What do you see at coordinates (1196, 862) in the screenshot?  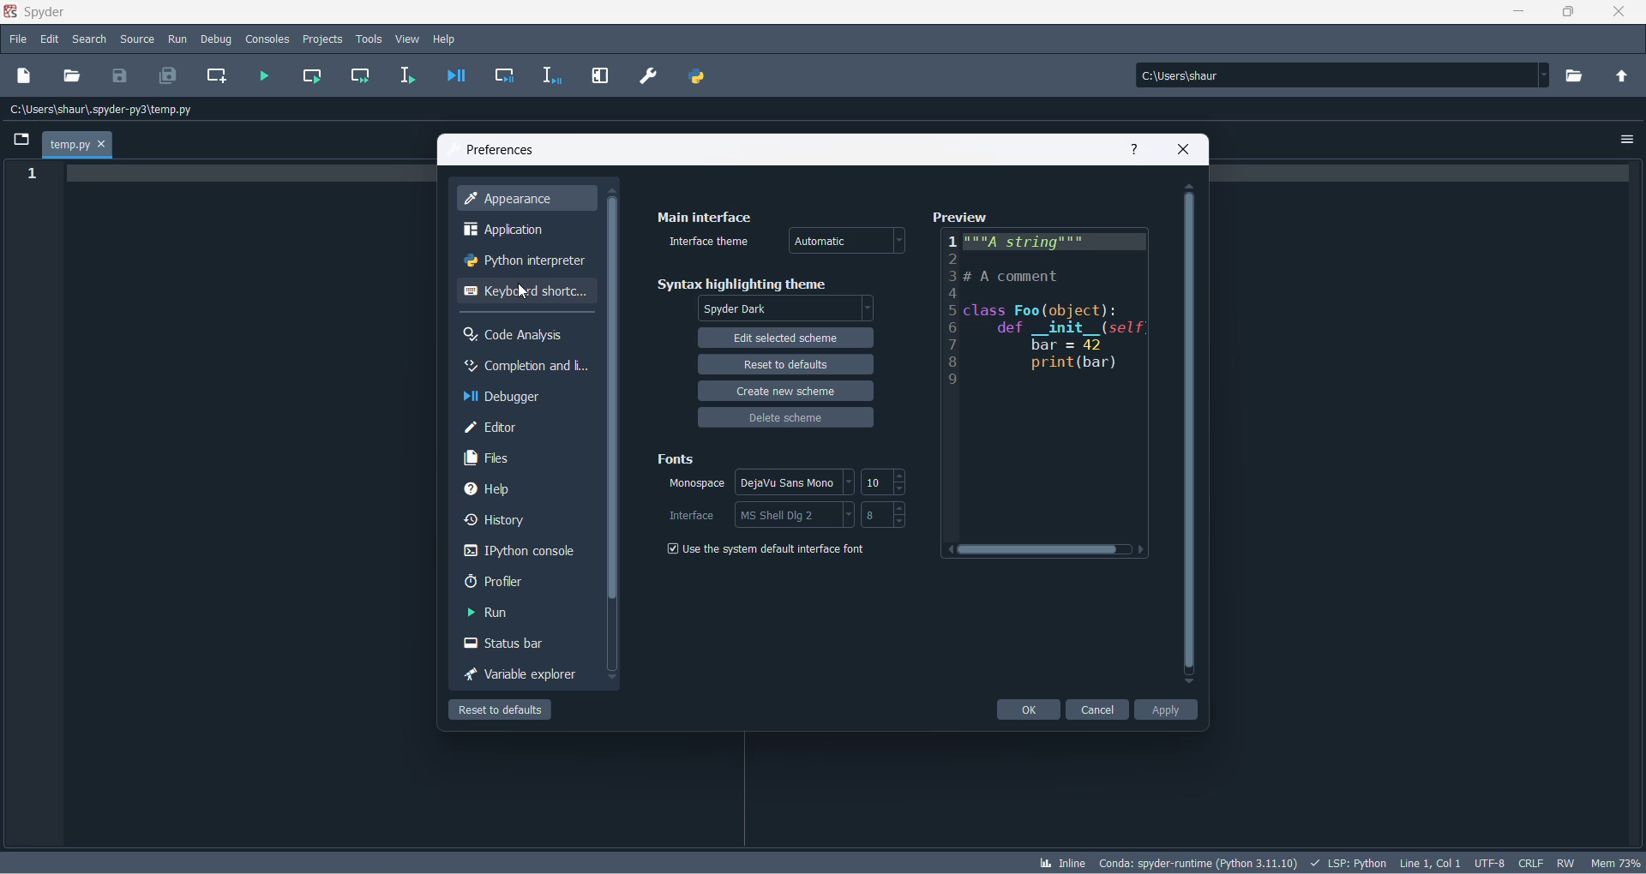 I see `spyder version` at bounding box center [1196, 862].